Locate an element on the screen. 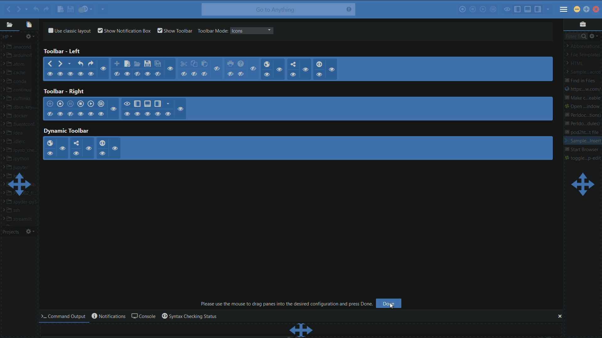 The image size is (602, 338). show/hide is located at coordinates (71, 74).